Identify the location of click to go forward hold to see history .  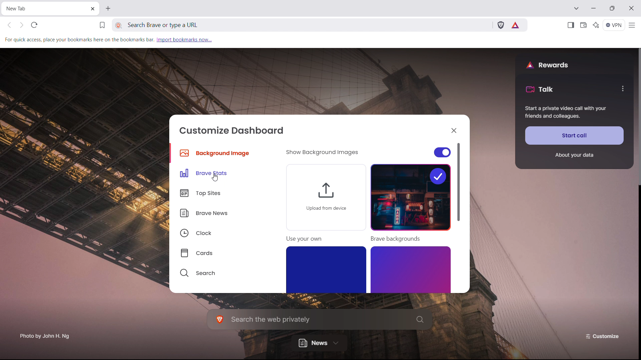
(21, 25).